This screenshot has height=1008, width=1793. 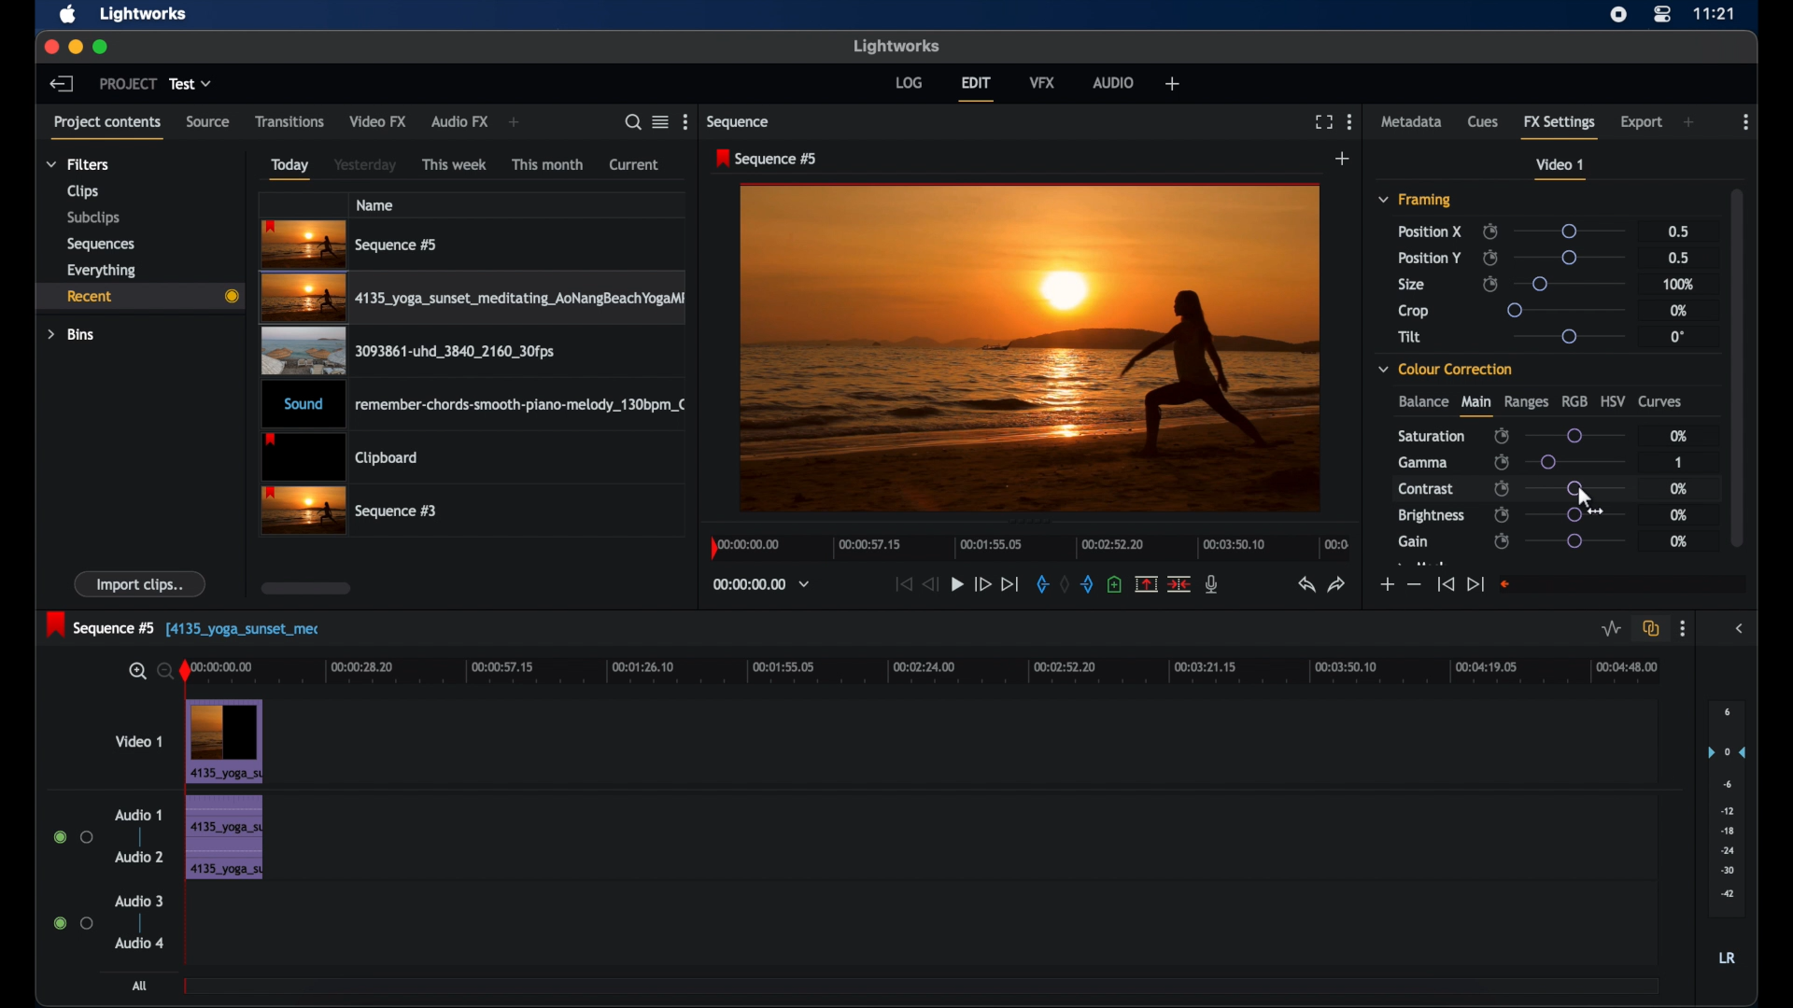 What do you see at coordinates (1410, 337) in the screenshot?
I see `tilt` at bounding box center [1410, 337].